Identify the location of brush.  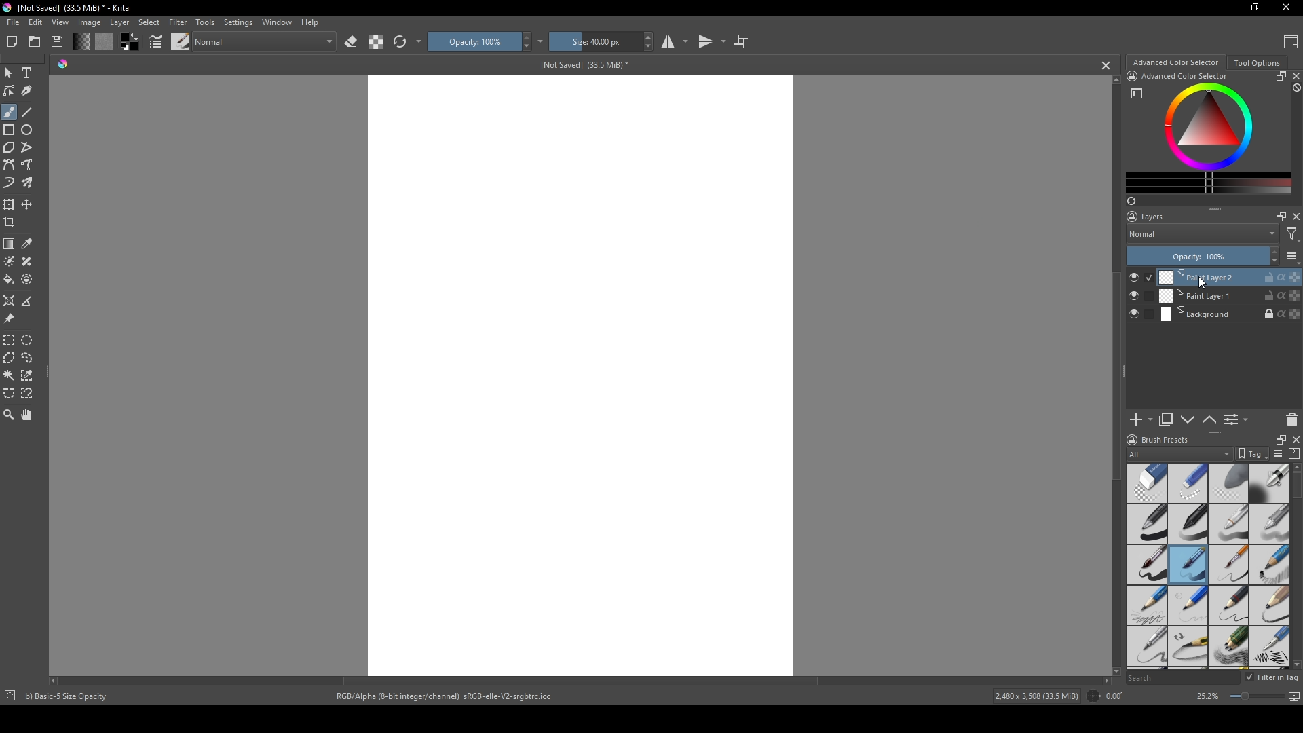
(9, 112).